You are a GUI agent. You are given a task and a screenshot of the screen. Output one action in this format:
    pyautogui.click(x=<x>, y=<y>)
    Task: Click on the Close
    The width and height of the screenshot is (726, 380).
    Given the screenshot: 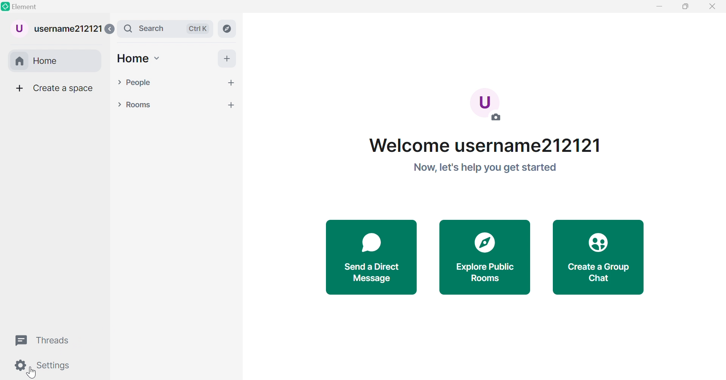 What is the action you would take?
    pyautogui.click(x=711, y=8)
    